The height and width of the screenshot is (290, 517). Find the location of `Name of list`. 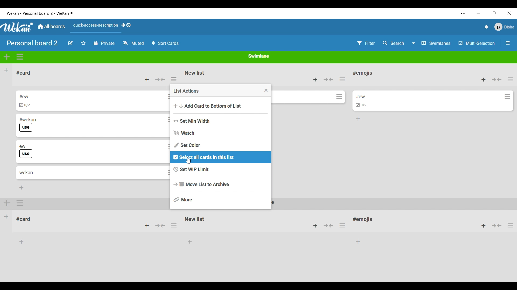

Name of list is located at coordinates (195, 72).